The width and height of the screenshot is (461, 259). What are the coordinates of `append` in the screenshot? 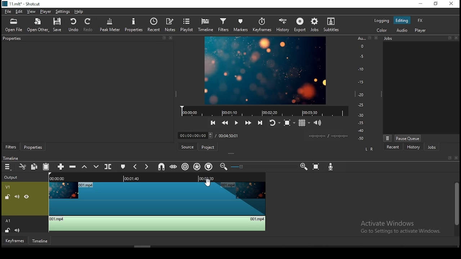 It's located at (61, 166).